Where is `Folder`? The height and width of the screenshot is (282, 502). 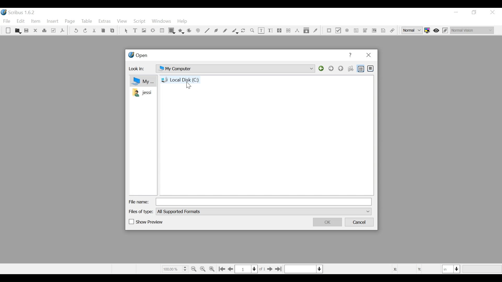
Folder is located at coordinates (142, 92).